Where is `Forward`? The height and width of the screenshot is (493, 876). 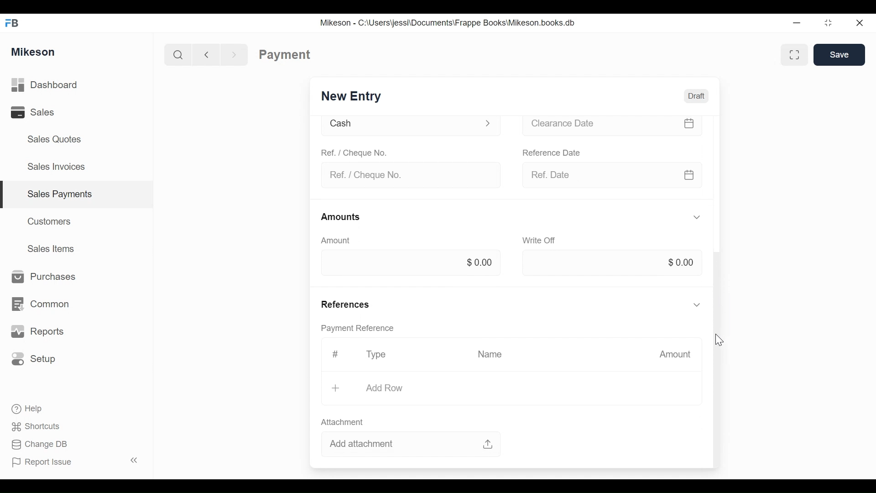
Forward is located at coordinates (237, 54).